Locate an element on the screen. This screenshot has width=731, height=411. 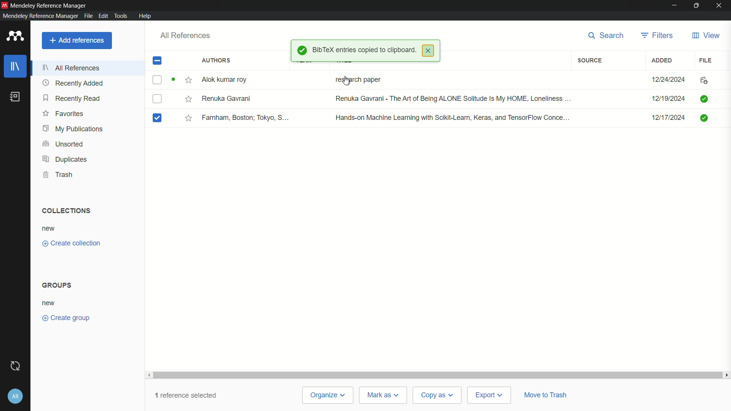
organize is located at coordinates (329, 396).